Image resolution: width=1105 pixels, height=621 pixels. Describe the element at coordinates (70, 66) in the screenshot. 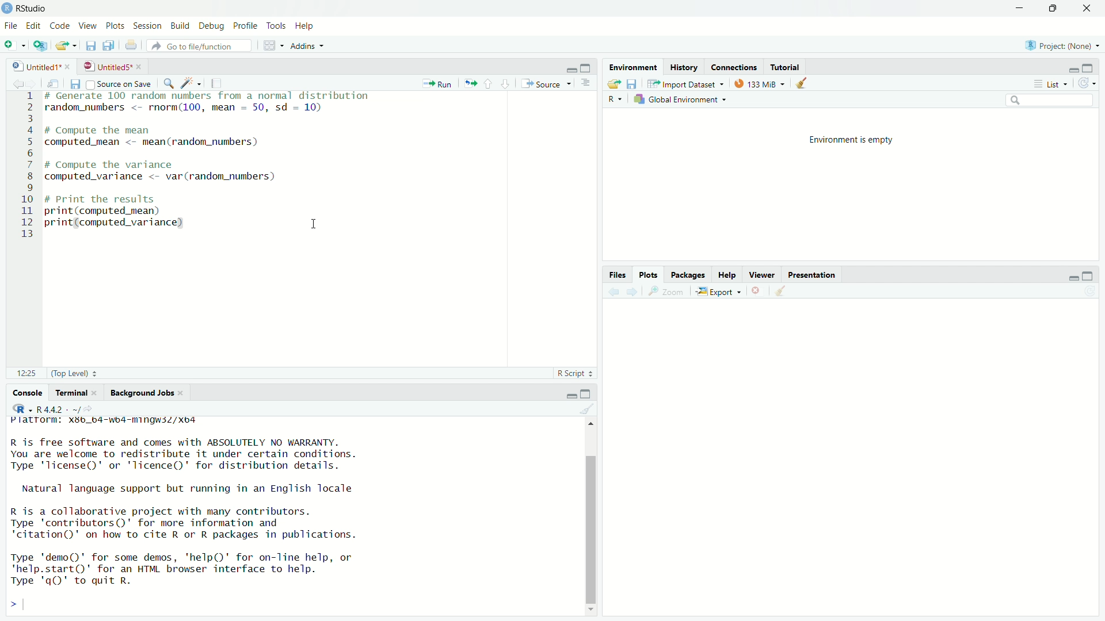

I see `close` at that location.